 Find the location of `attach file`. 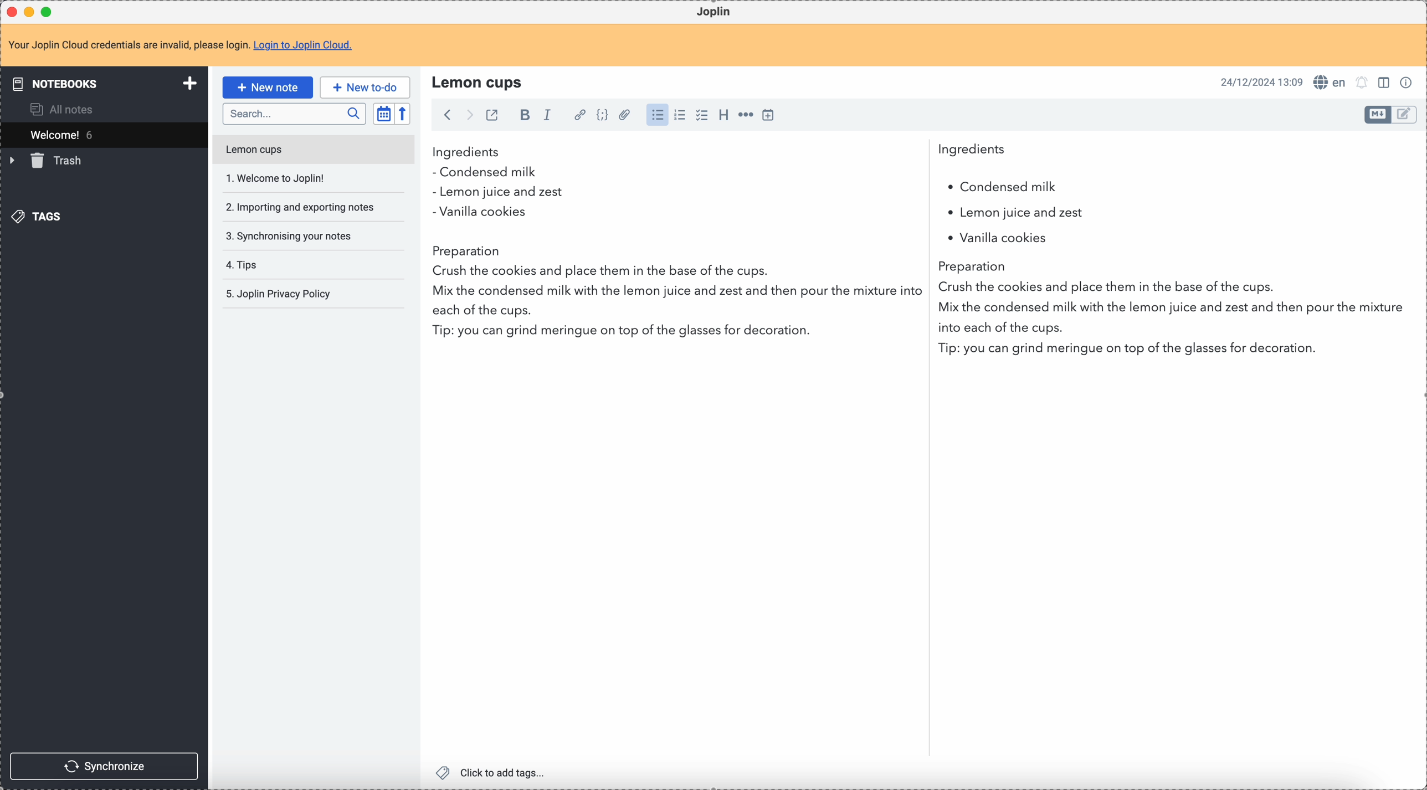

attach file is located at coordinates (623, 116).